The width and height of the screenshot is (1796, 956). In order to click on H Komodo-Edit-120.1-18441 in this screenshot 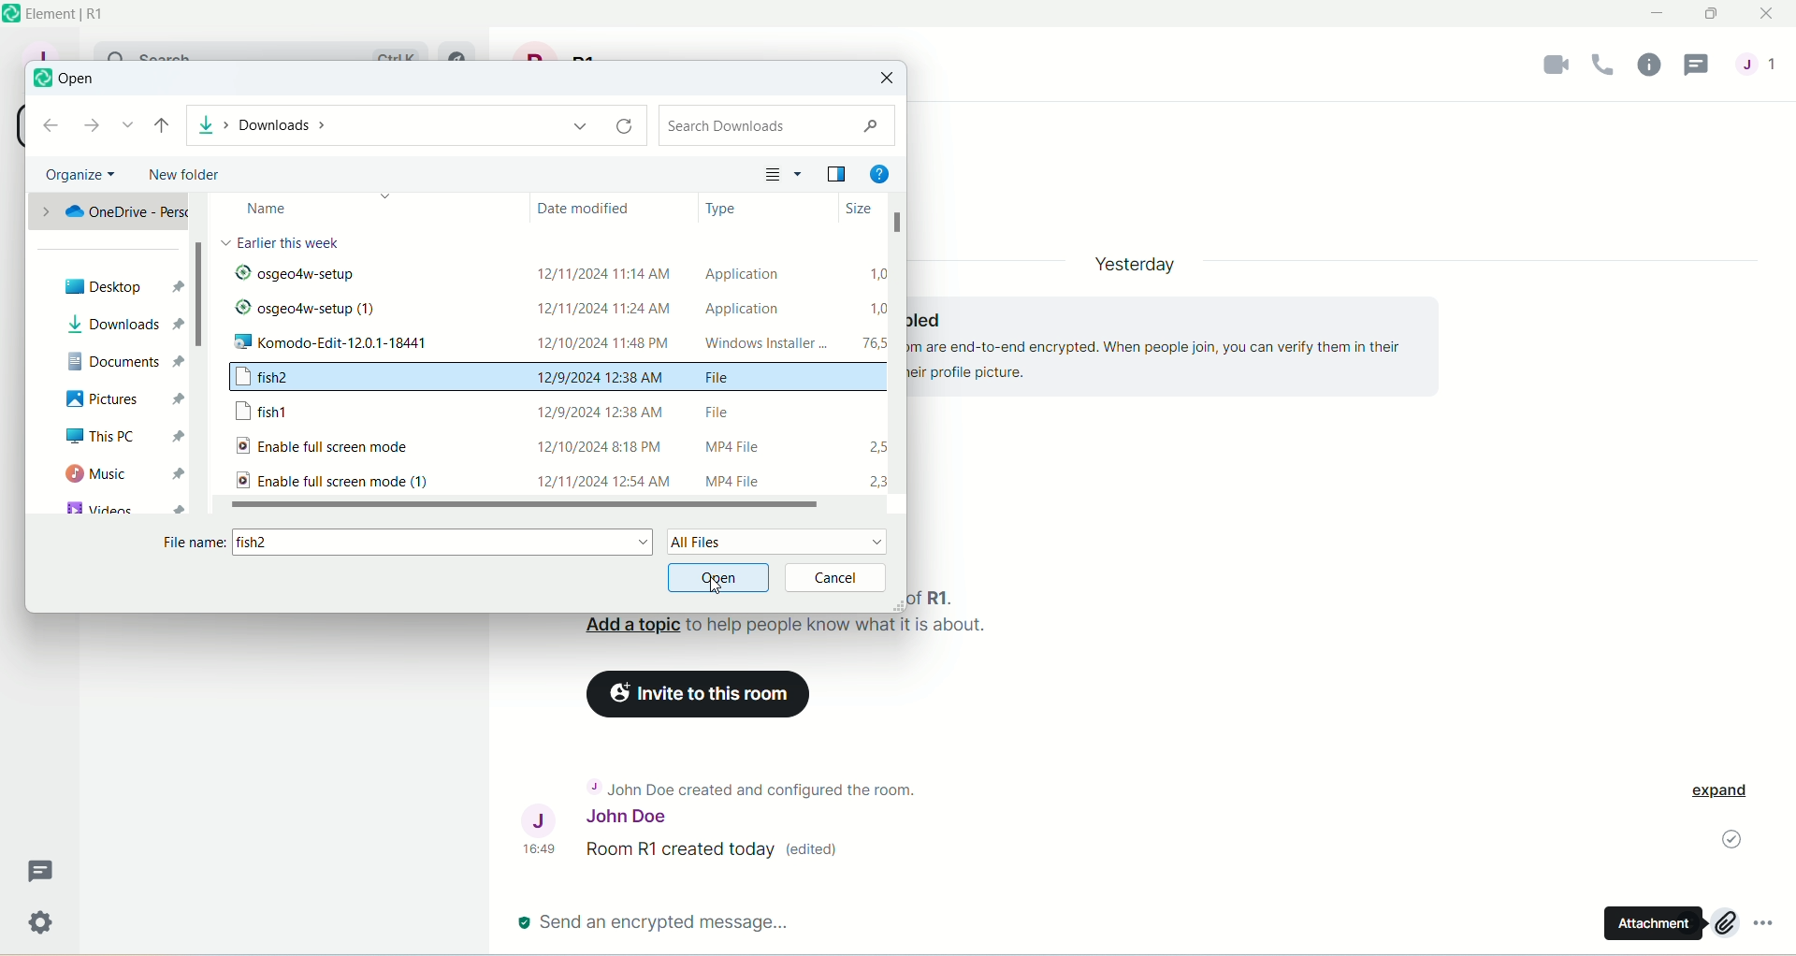, I will do `click(363, 345)`.